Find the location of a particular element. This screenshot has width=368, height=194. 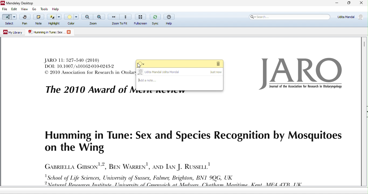

vertical scroll bar is located at coordinates (364, 45).